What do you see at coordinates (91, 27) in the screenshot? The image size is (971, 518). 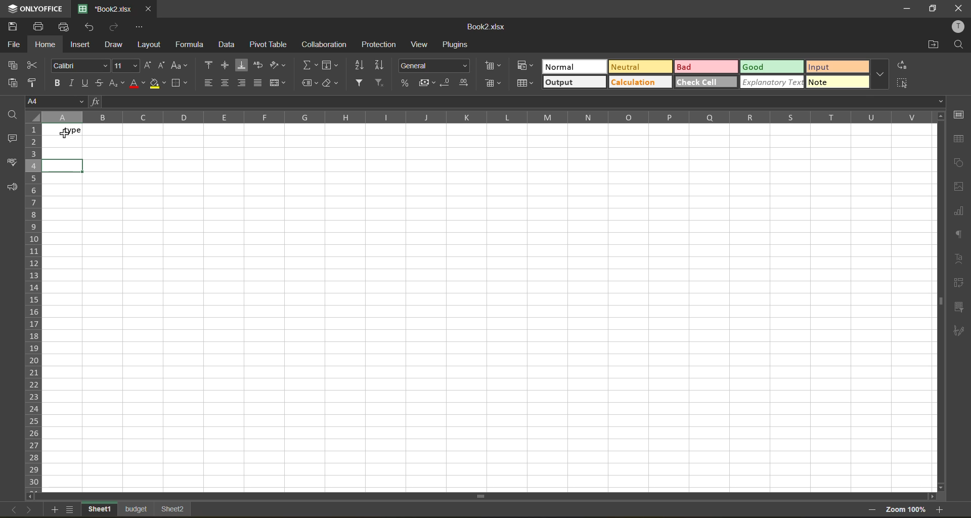 I see `undo` at bounding box center [91, 27].